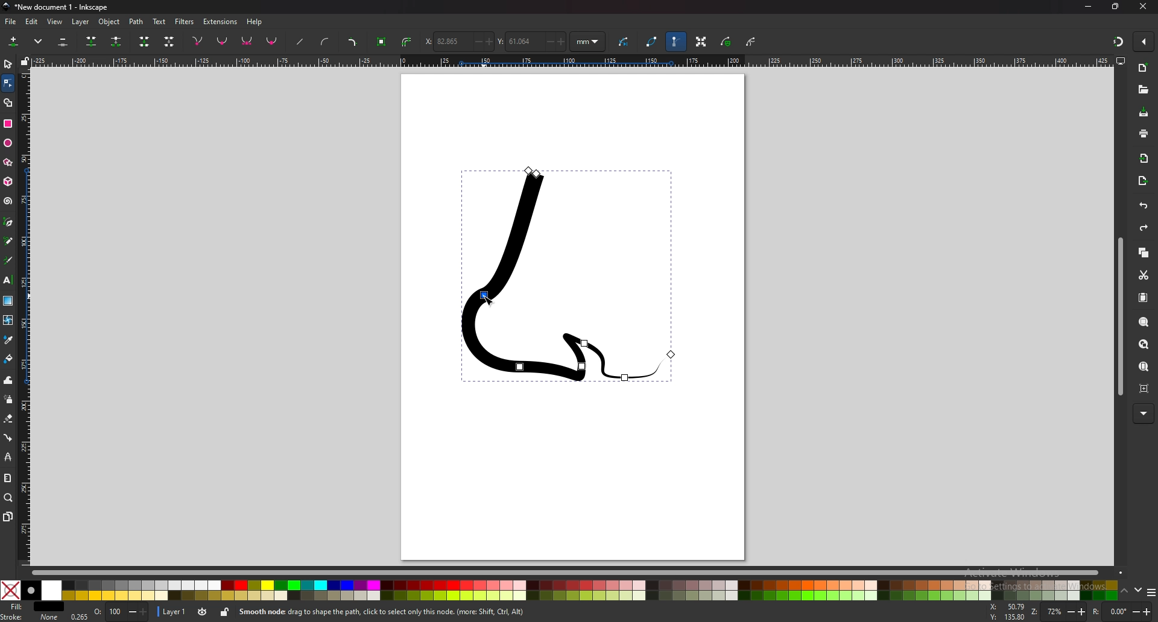 This screenshot has width=1158, height=622. Describe the element at coordinates (383, 40) in the screenshot. I see `object to path` at that location.